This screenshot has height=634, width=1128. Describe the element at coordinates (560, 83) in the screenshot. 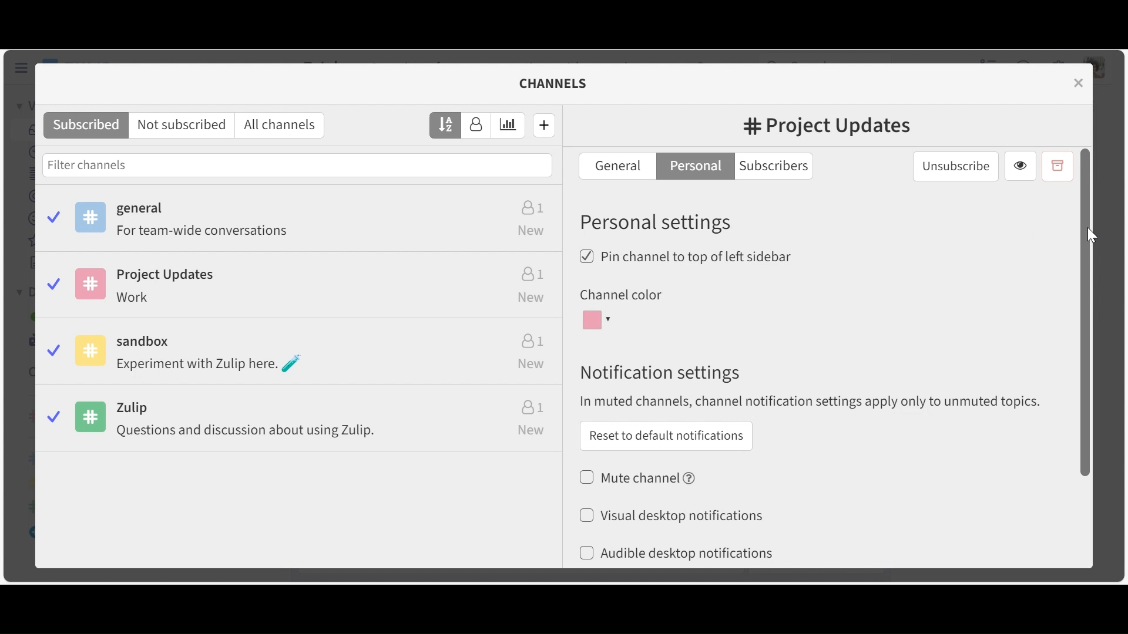

I see `channels` at that location.